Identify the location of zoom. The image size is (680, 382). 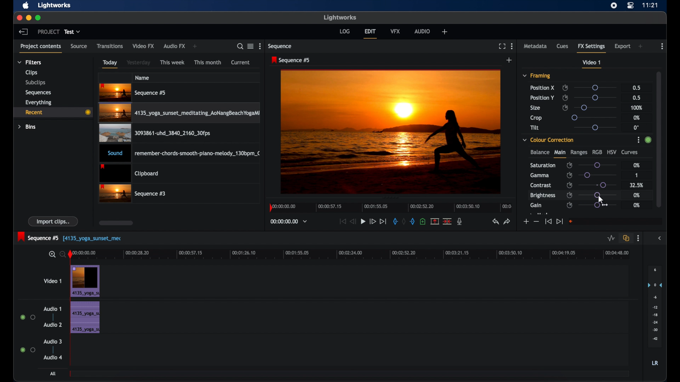
(55, 255).